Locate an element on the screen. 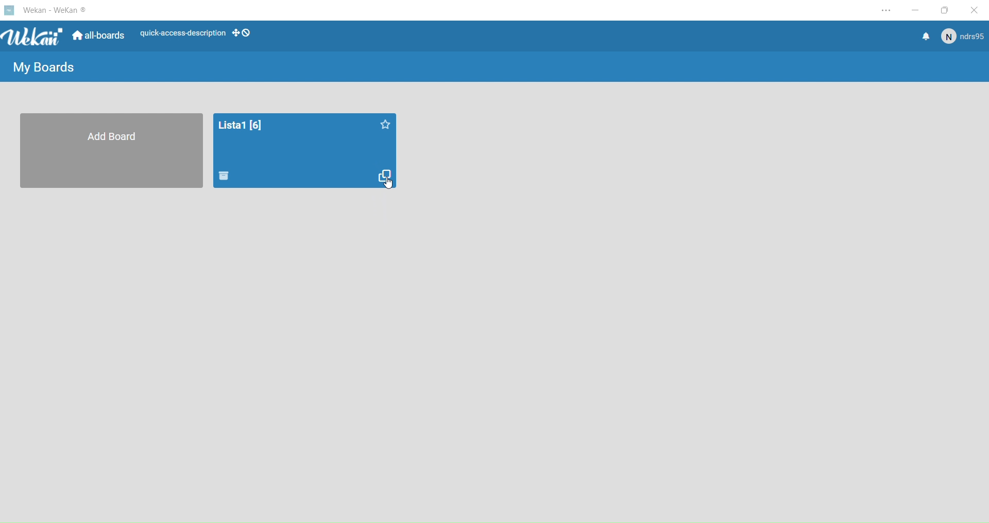 This screenshot has width=989, height=523. Move Board to Archive is located at coordinates (224, 176).